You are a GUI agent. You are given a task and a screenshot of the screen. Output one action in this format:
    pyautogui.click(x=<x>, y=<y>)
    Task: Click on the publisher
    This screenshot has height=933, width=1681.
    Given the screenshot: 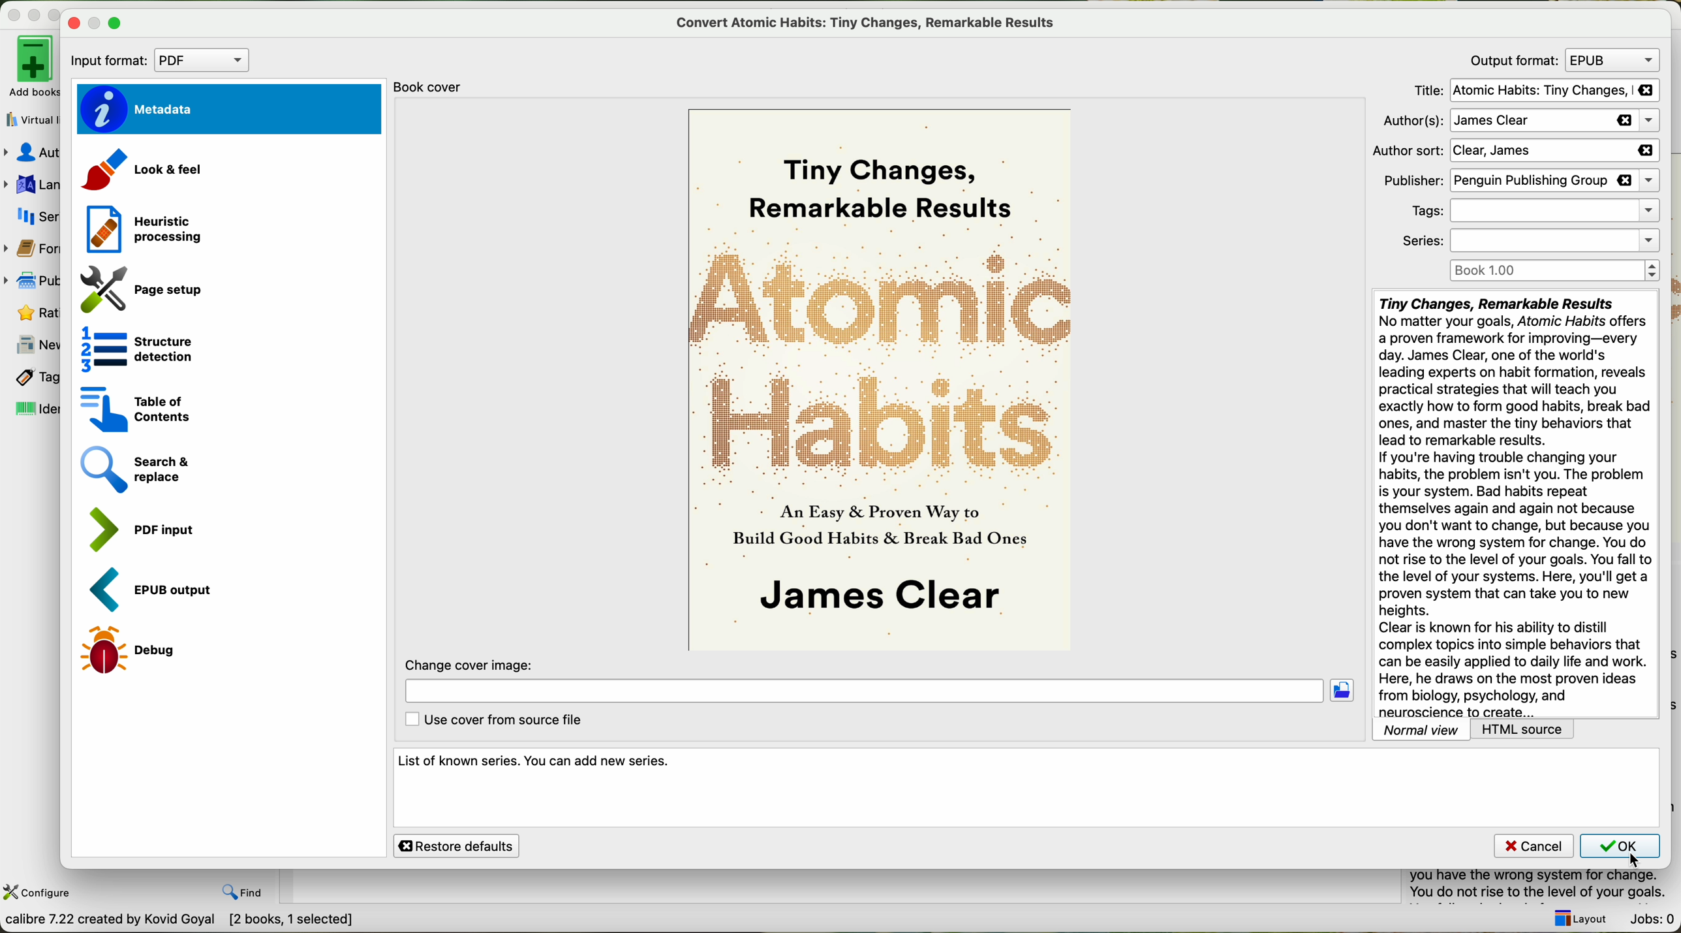 What is the action you would take?
    pyautogui.click(x=1519, y=182)
    